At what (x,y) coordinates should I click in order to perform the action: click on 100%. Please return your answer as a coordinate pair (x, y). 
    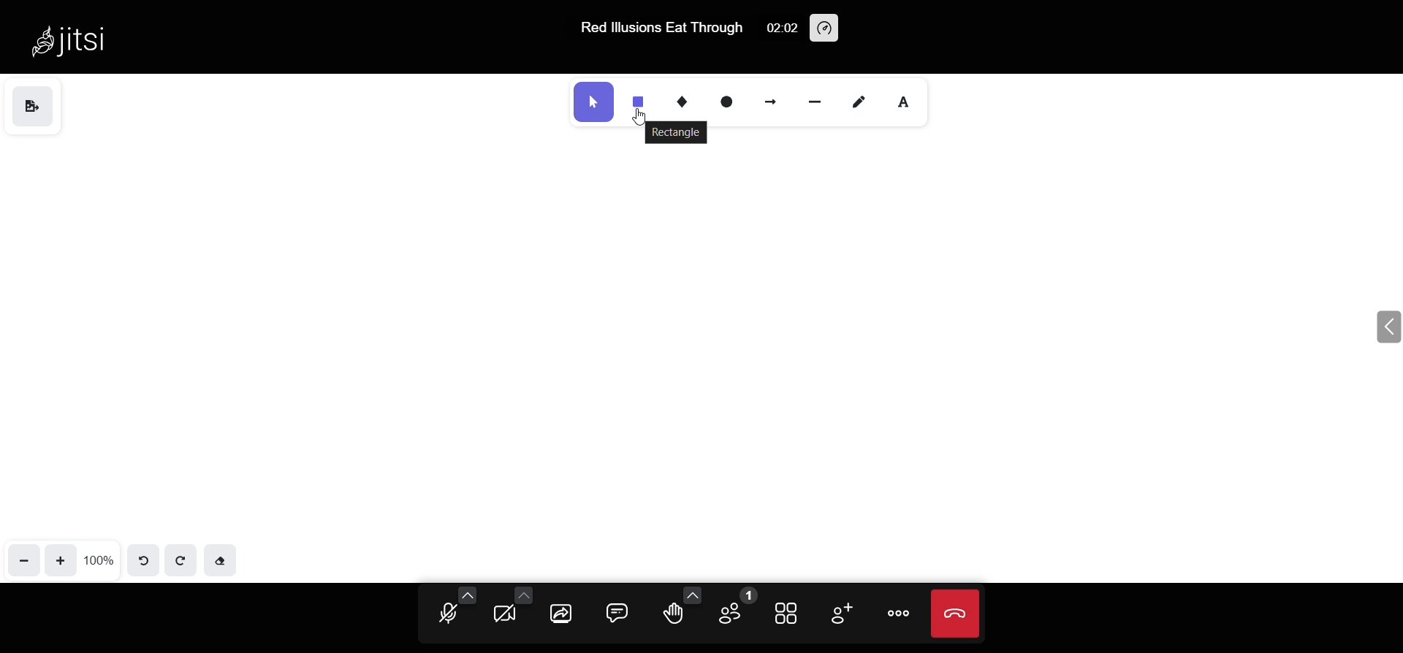
    Looking at the image, I should click on (100, 558).